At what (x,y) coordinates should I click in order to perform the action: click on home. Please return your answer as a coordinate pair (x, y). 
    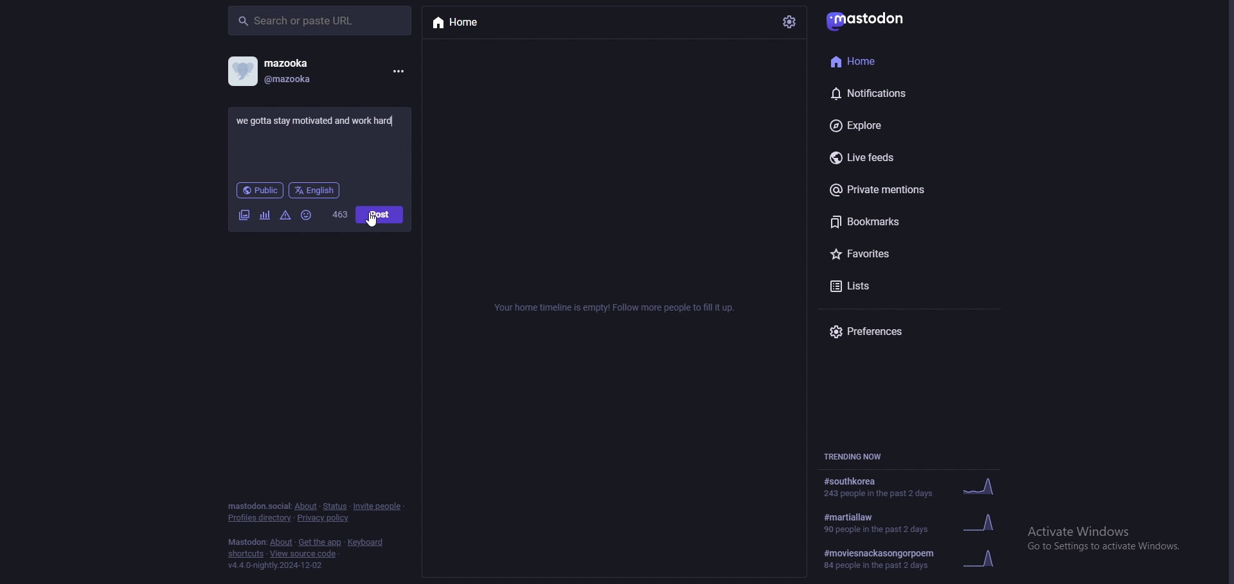
    Looking at the image, I should click on (461, 24).